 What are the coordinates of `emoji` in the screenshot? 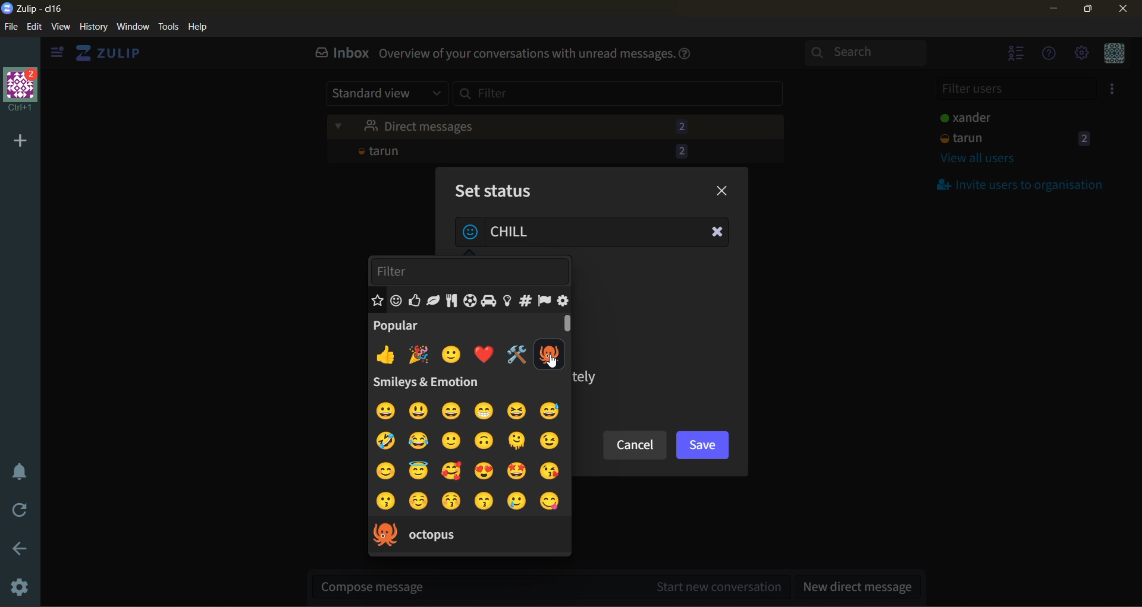 It's located at (383, 501).